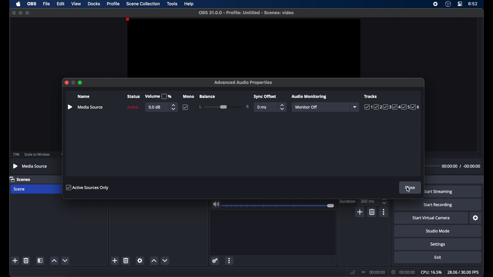 This screenshot has height=277, width=493. I want to click on apple icon, so click(18, 4).